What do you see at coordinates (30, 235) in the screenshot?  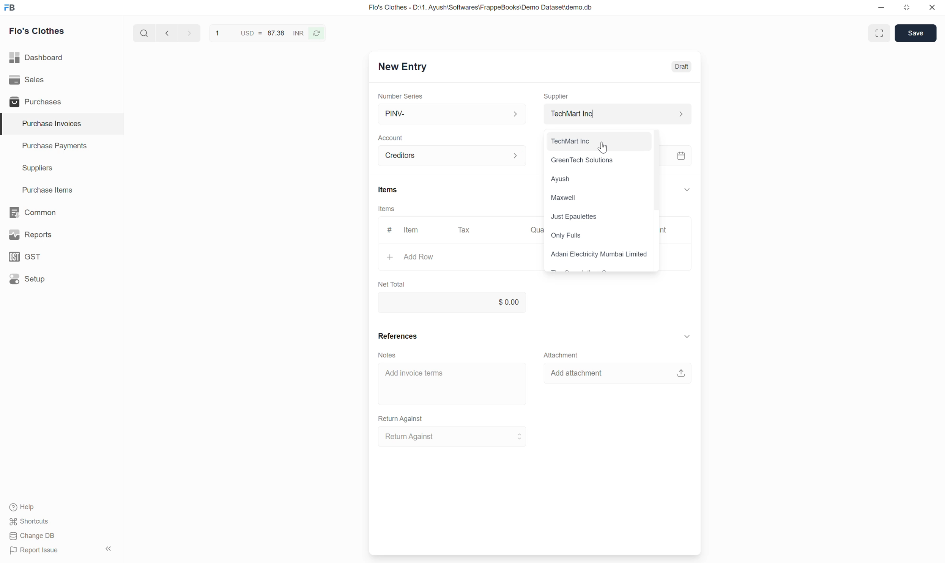 I see `y Reports` at bounding box center [30, 235].